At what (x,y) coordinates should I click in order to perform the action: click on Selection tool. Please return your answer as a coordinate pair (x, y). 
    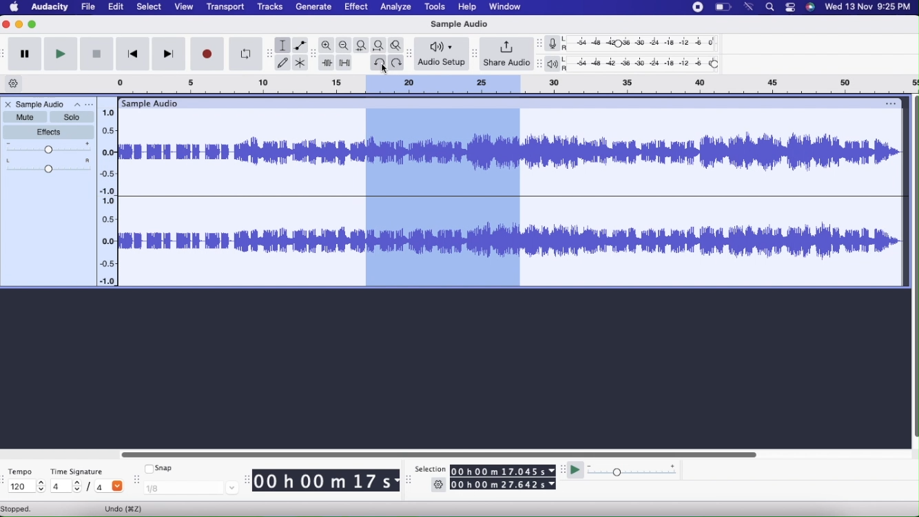
    Looking at the image, I should click on (282, 46).